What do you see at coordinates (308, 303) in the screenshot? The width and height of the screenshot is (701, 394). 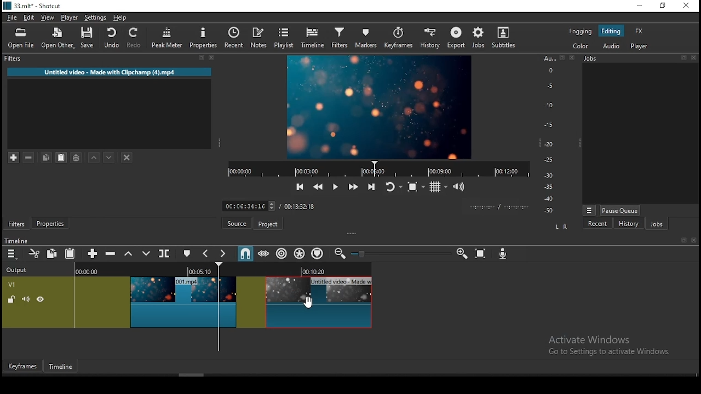 I see `cursor` at bounding box center [308, 303].